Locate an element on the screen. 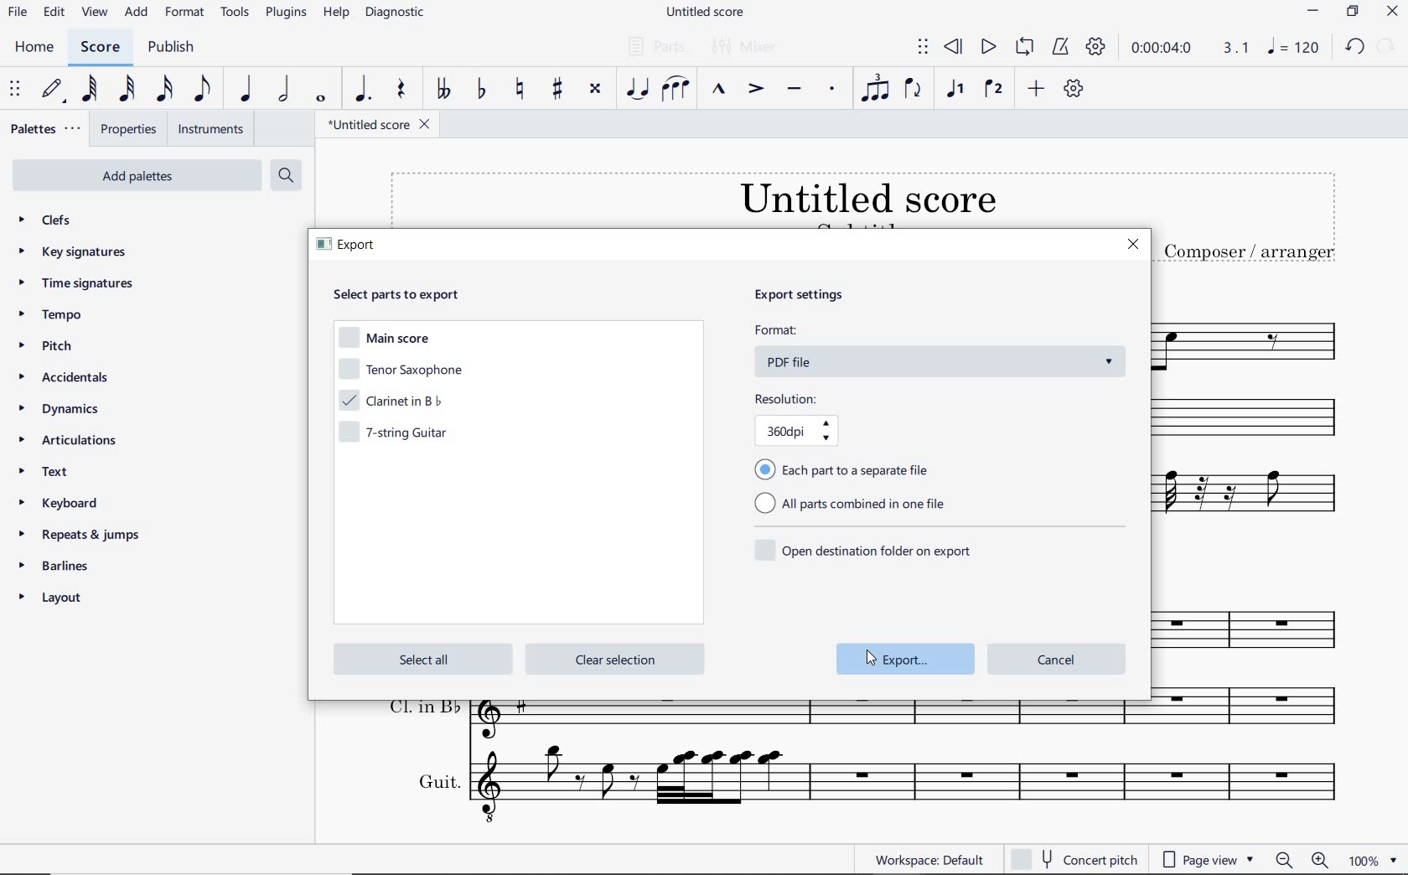 The height and width of the screenshot is (875, 1408). export is located at coordinates (350, 247).